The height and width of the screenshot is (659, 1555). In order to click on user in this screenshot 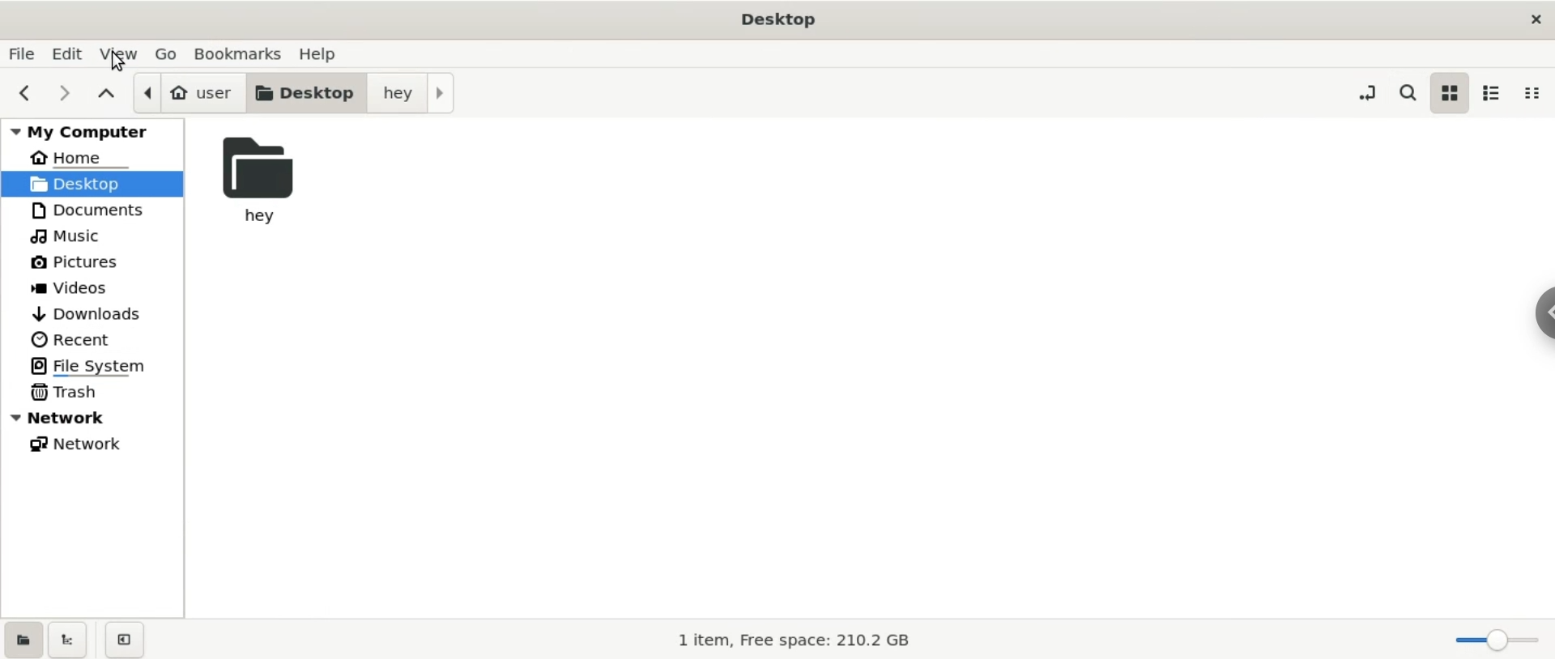, I will do `click(193, 91)`.